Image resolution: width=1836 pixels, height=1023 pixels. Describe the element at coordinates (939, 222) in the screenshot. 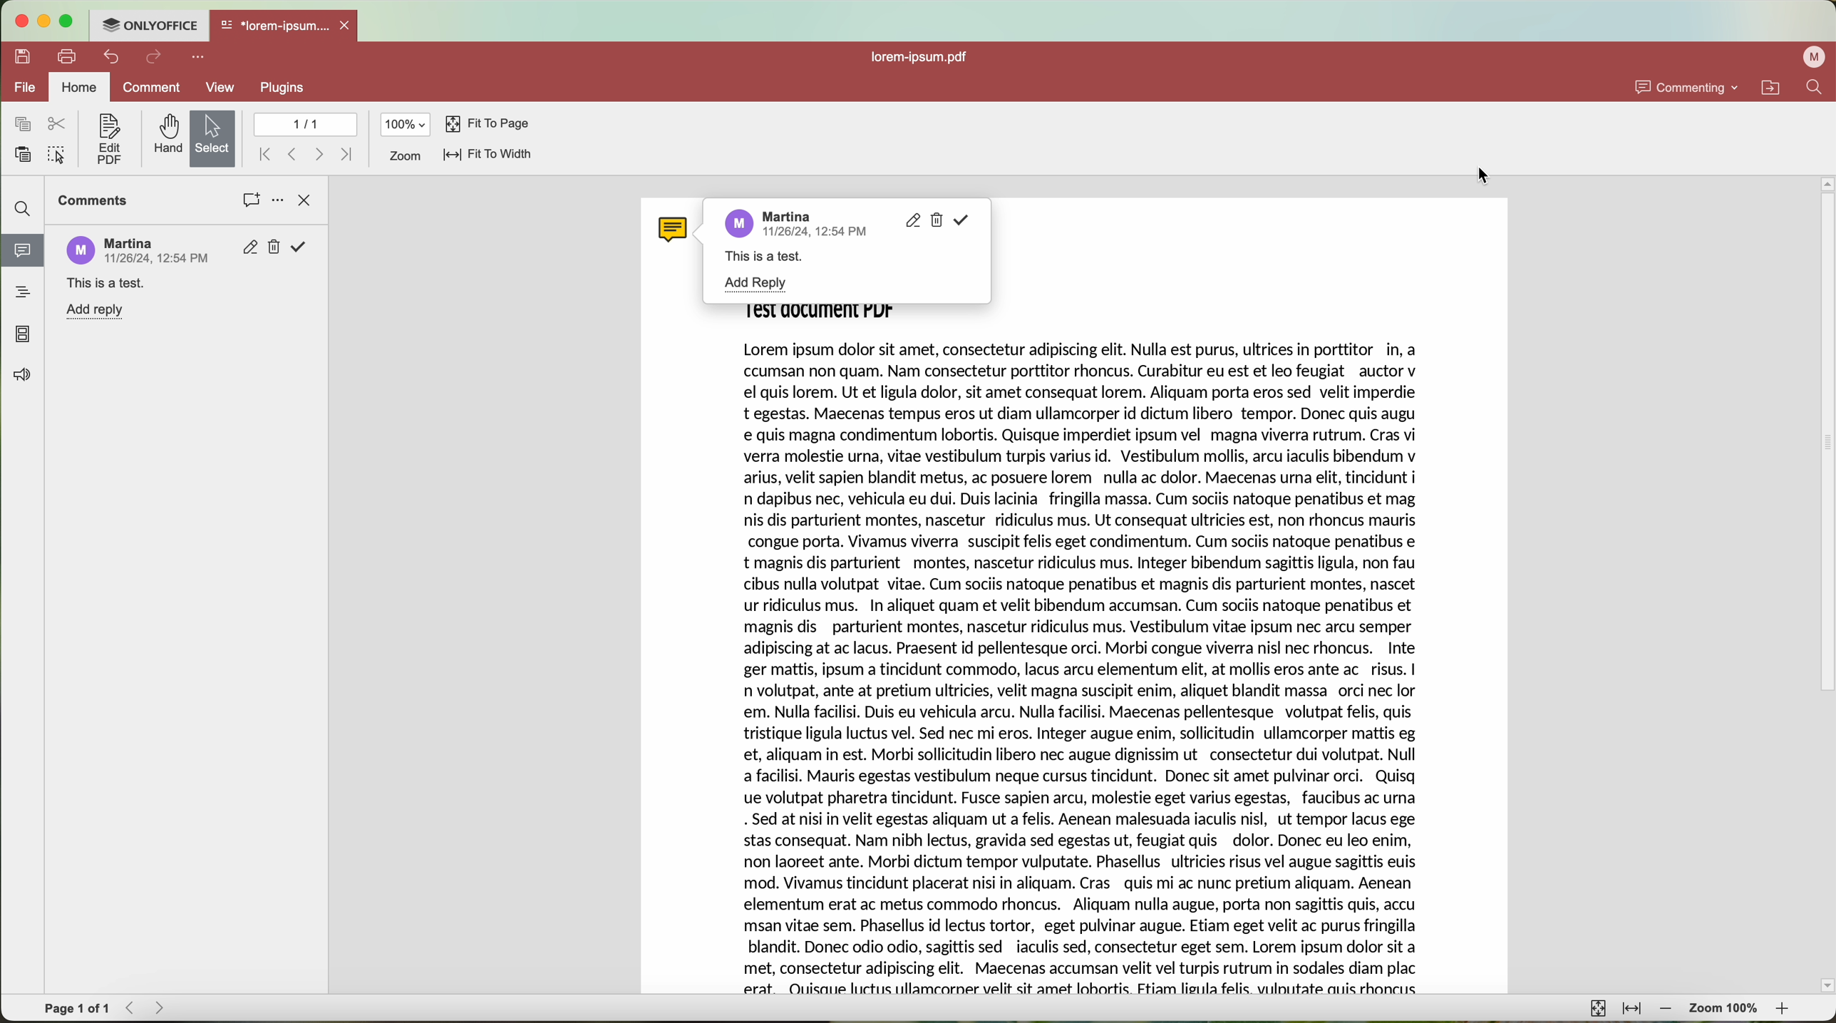

I see `delete` at that location.